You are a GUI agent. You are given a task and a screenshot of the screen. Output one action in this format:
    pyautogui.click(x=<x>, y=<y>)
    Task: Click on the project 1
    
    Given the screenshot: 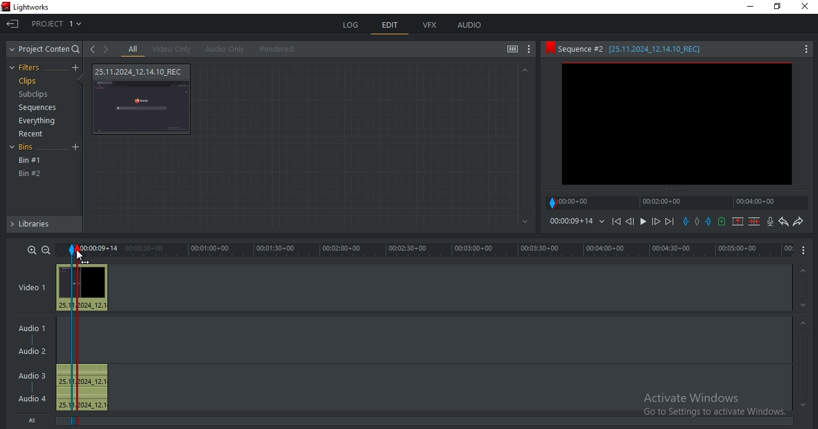 What is the action you would take?
    pyautogui.click(x=58, y=22)
    